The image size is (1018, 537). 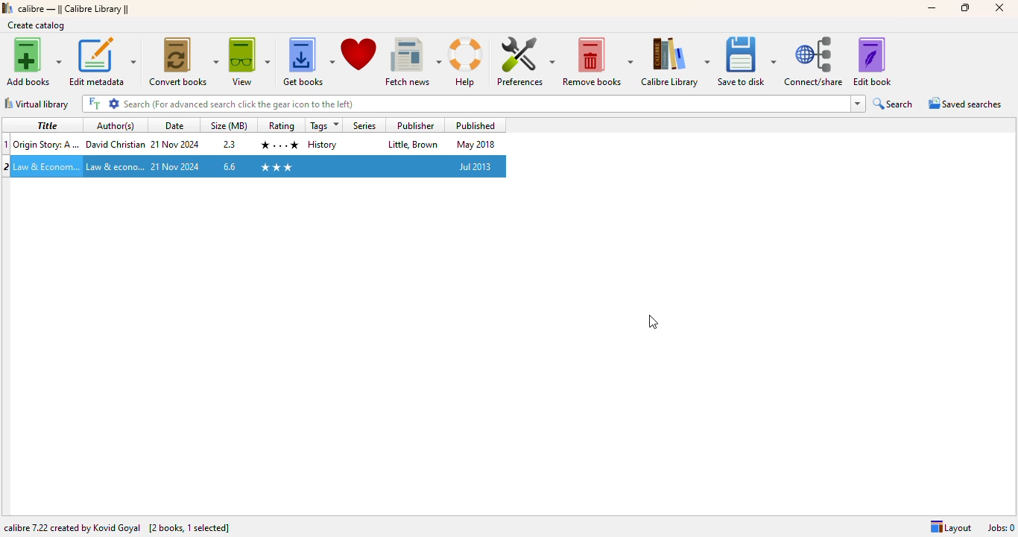 What do you see at coordinates (477, 125) in the screenshot?
I see `published` at bounding box center [477, 125].